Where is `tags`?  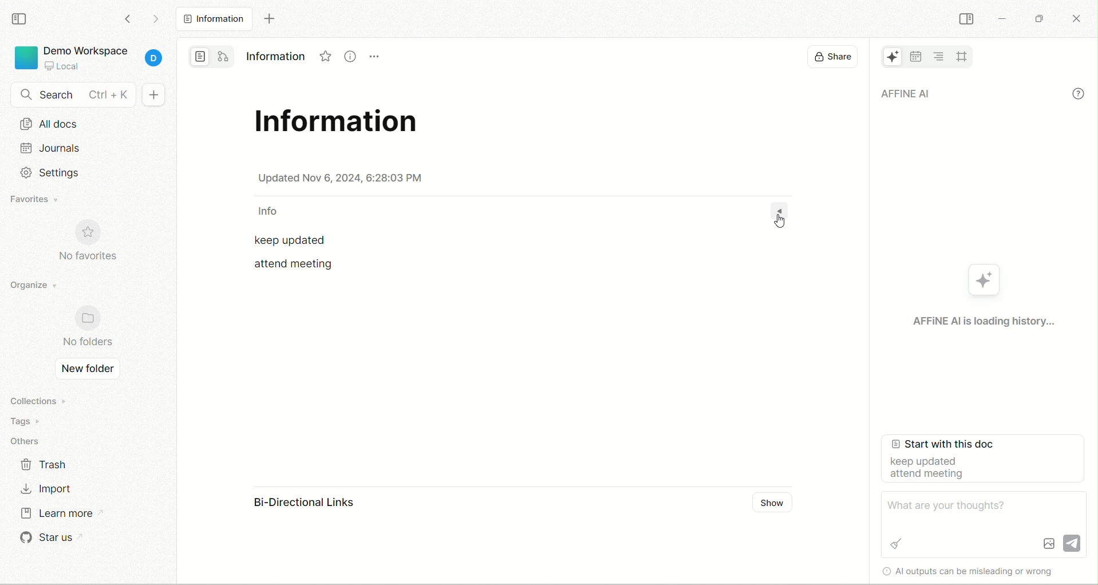 tags is located at coordinates (31, 420).